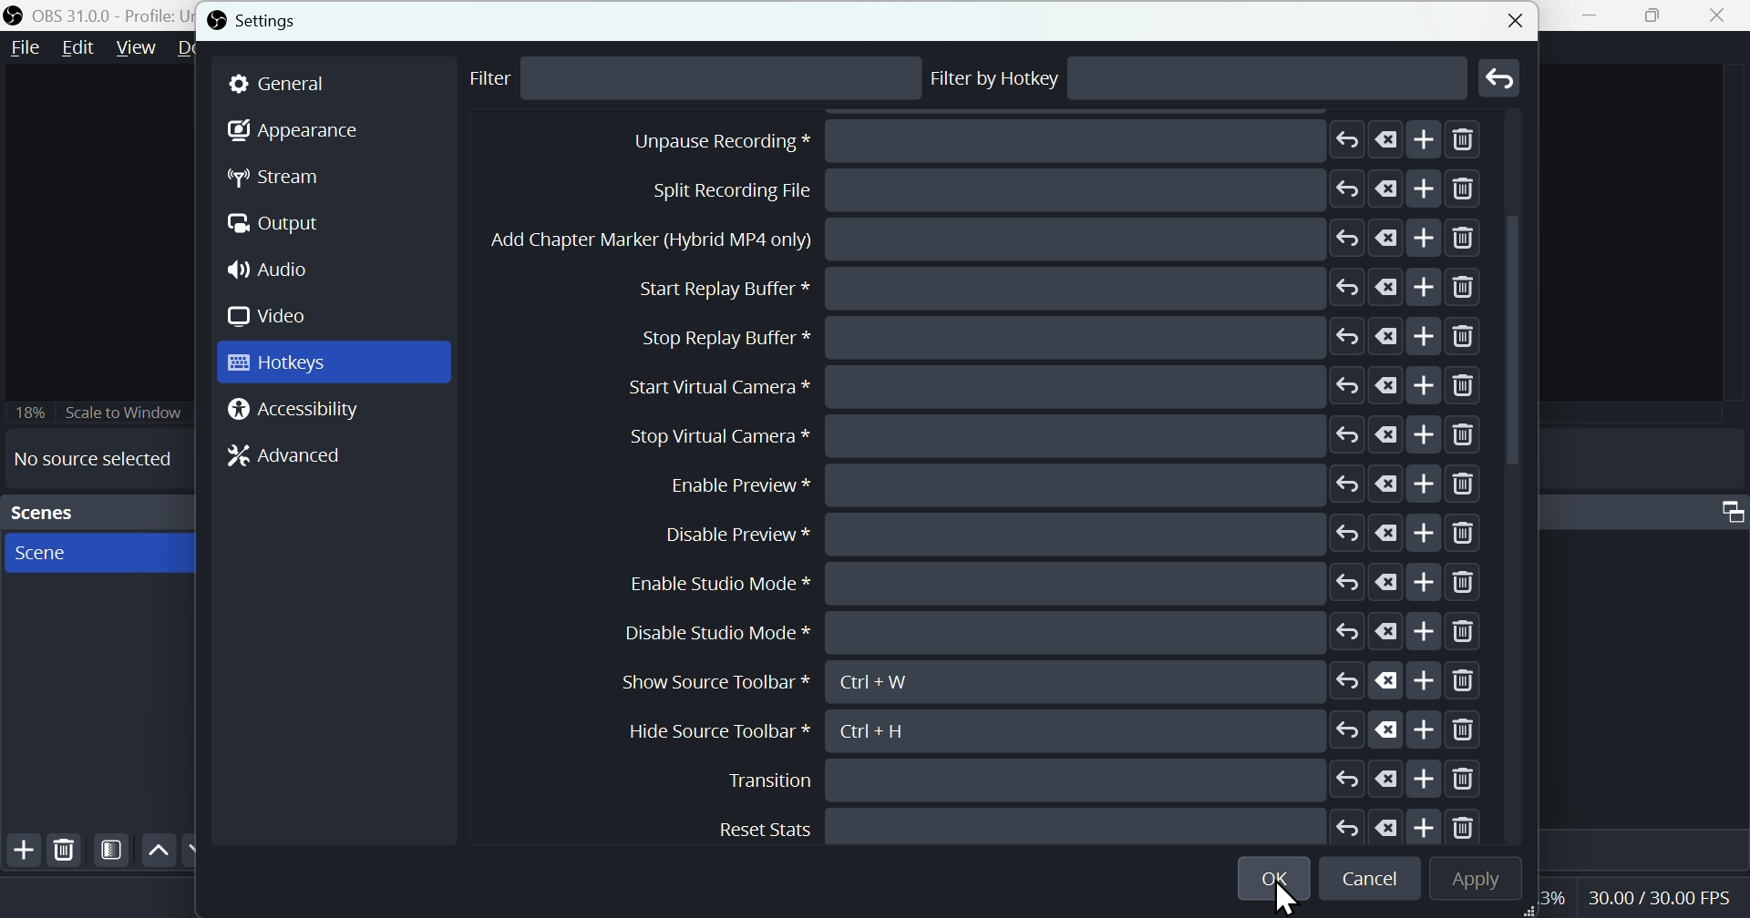 Image resolution: width=1750 pixels, height=918 pixels. Describe the element at coordinates (1047, 288) in the screenshot. I see `Pause recording` at that location.